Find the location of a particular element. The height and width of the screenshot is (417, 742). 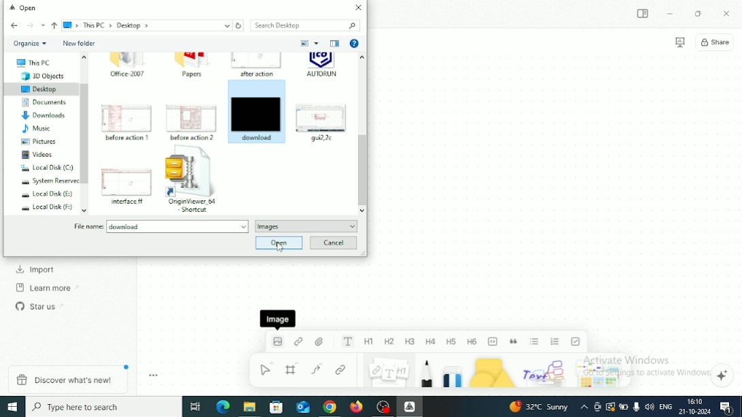

Heading 5 is located at coordinates (452, 342).